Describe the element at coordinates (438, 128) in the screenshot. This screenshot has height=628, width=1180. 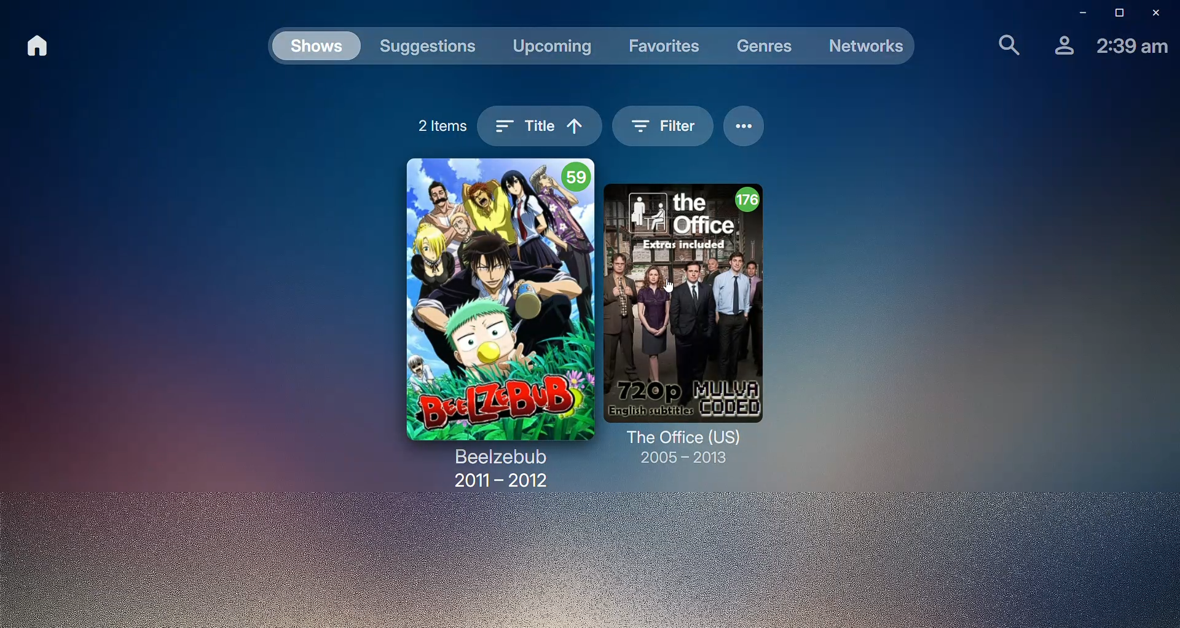
I see `2 items` at that location.